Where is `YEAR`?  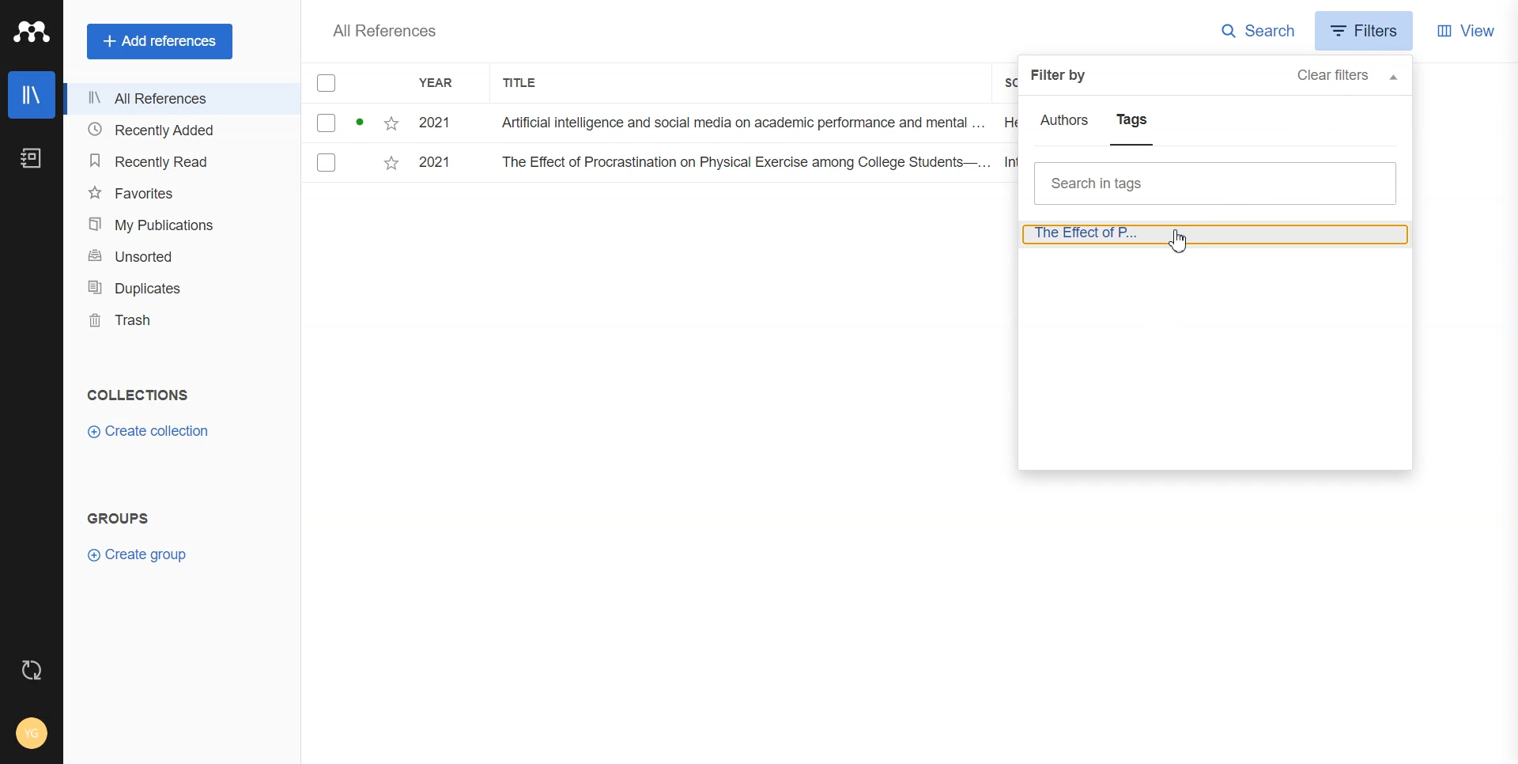 YEAR is located at coordinates (446, 82).